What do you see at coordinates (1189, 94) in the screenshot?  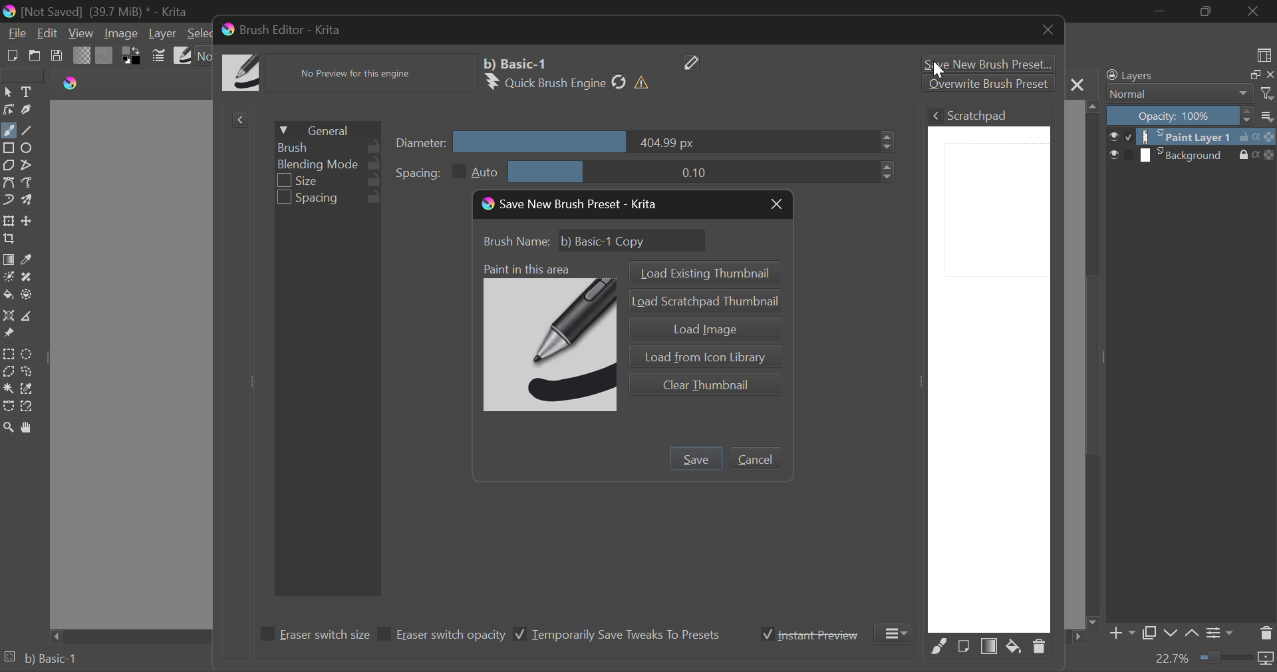 I see `Blending Mode` at bounding box center [1189, 94].